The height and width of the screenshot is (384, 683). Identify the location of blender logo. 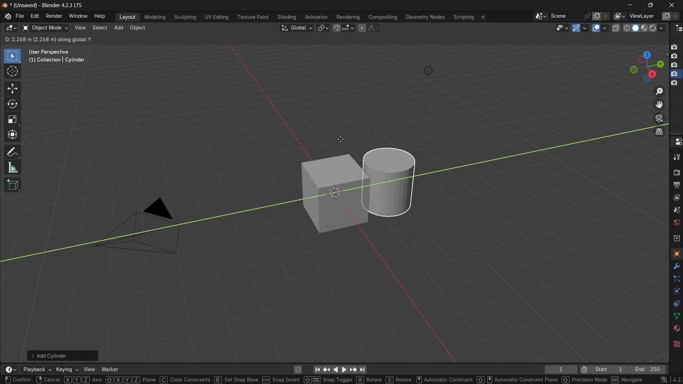
(7, 17).